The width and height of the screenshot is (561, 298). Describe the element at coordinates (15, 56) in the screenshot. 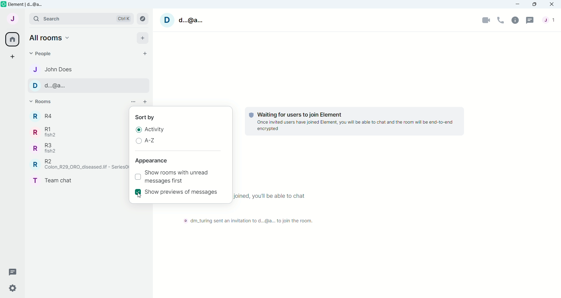

I see `Create a space` at that location.